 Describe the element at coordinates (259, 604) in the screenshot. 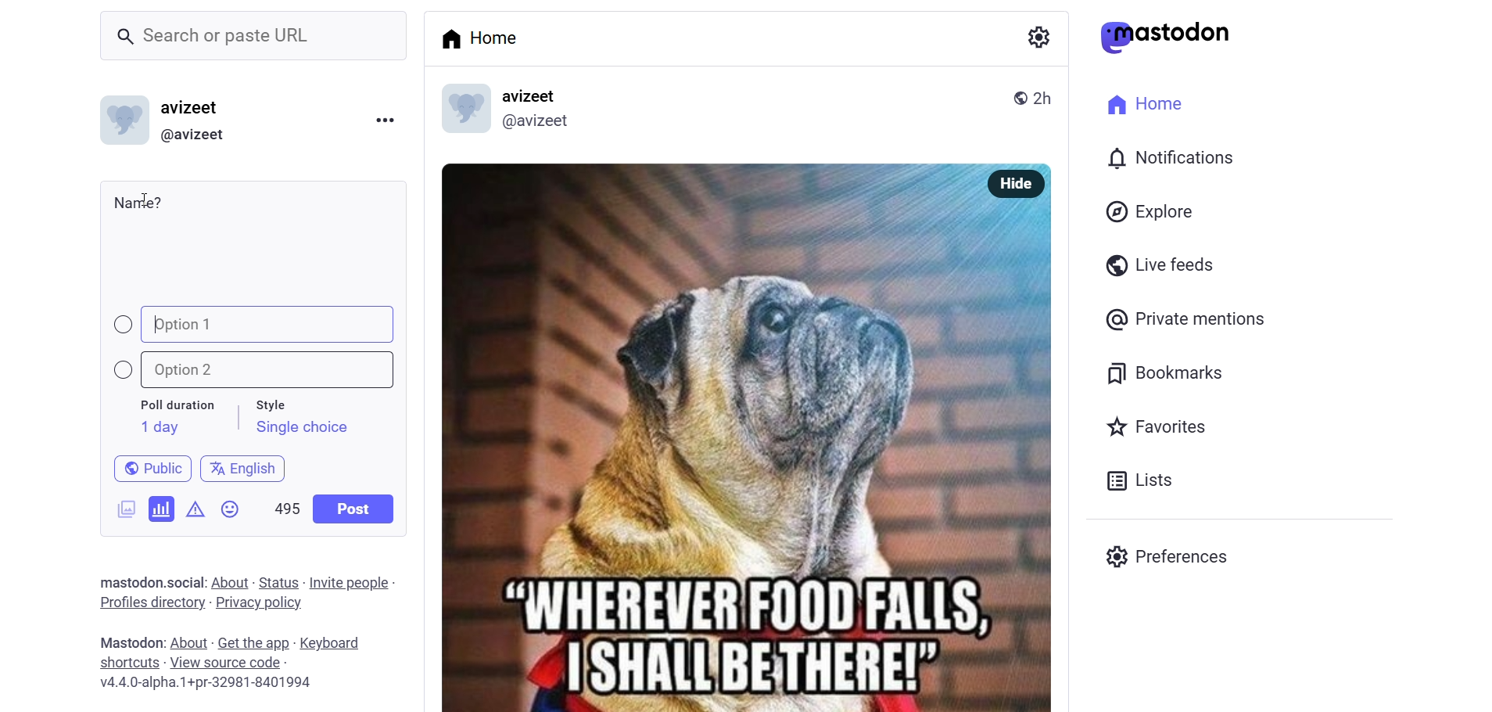

I see `privacy policy` at that location.